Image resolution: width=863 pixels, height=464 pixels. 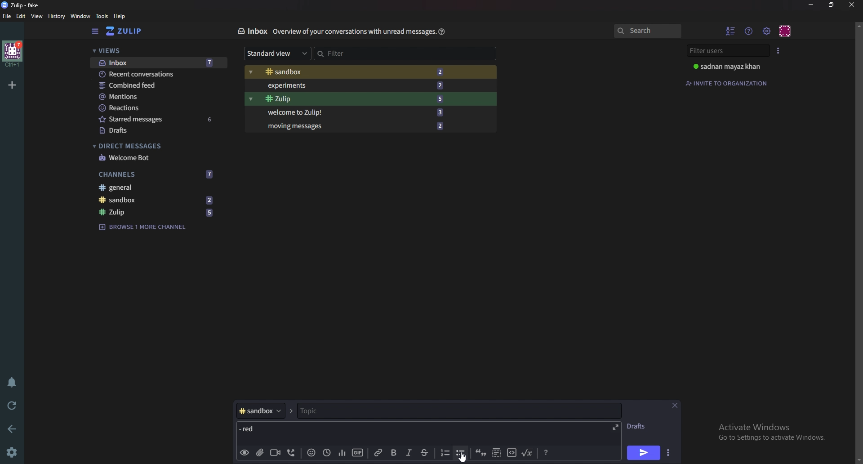 What do you see at coordinates (153, 187) in the screenshot?
I see `General` at bounding box center [153, 187].